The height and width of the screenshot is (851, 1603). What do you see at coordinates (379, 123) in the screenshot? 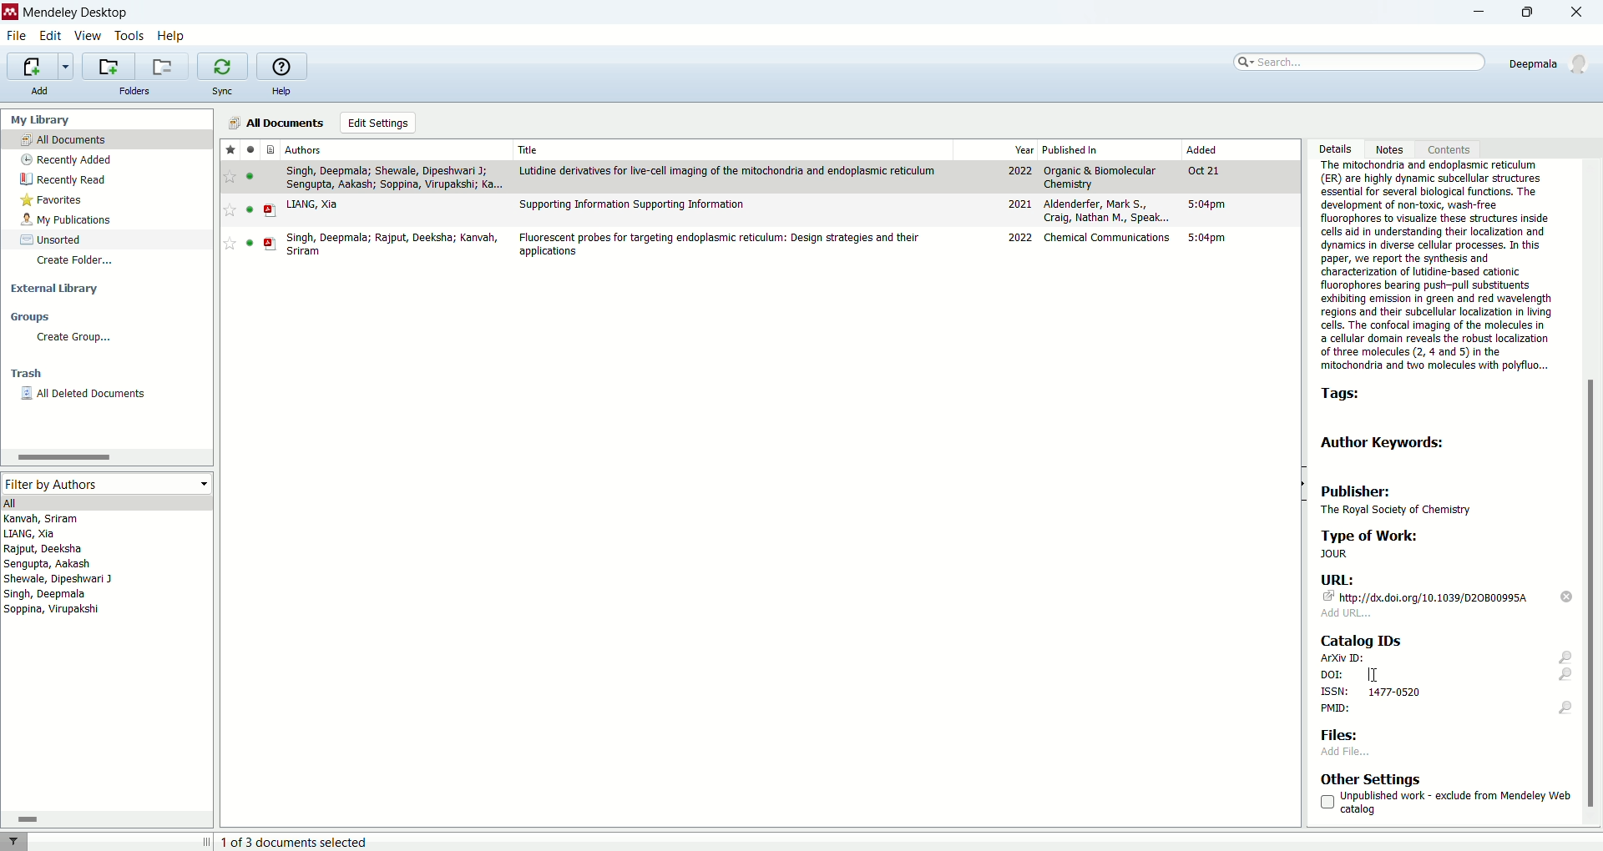
I see `edit settings` at bounding box center [379, 123].